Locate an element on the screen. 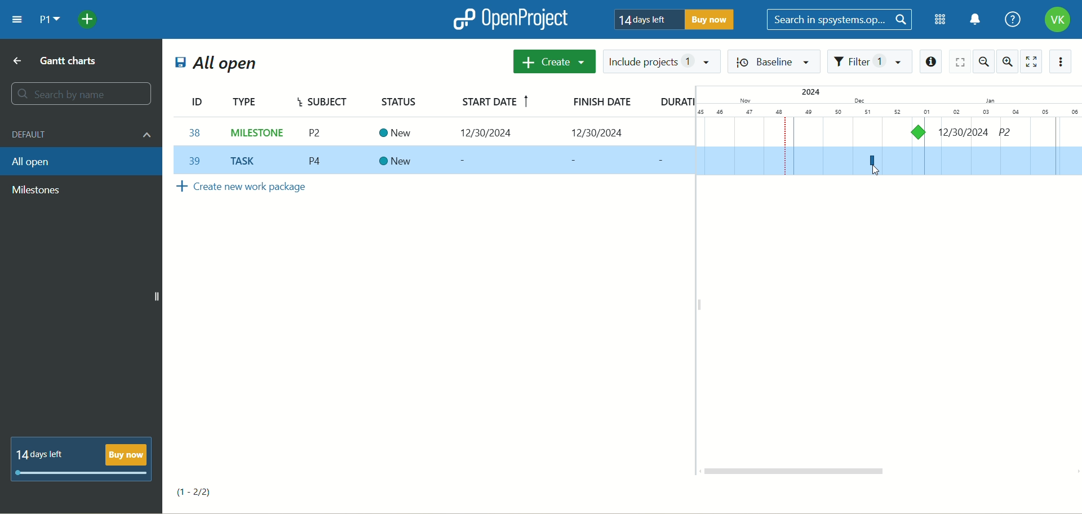 Image resolution: width=1082 pixels, height=514 pixels. 14 days left buy now  is located at coordinates (79, 461).